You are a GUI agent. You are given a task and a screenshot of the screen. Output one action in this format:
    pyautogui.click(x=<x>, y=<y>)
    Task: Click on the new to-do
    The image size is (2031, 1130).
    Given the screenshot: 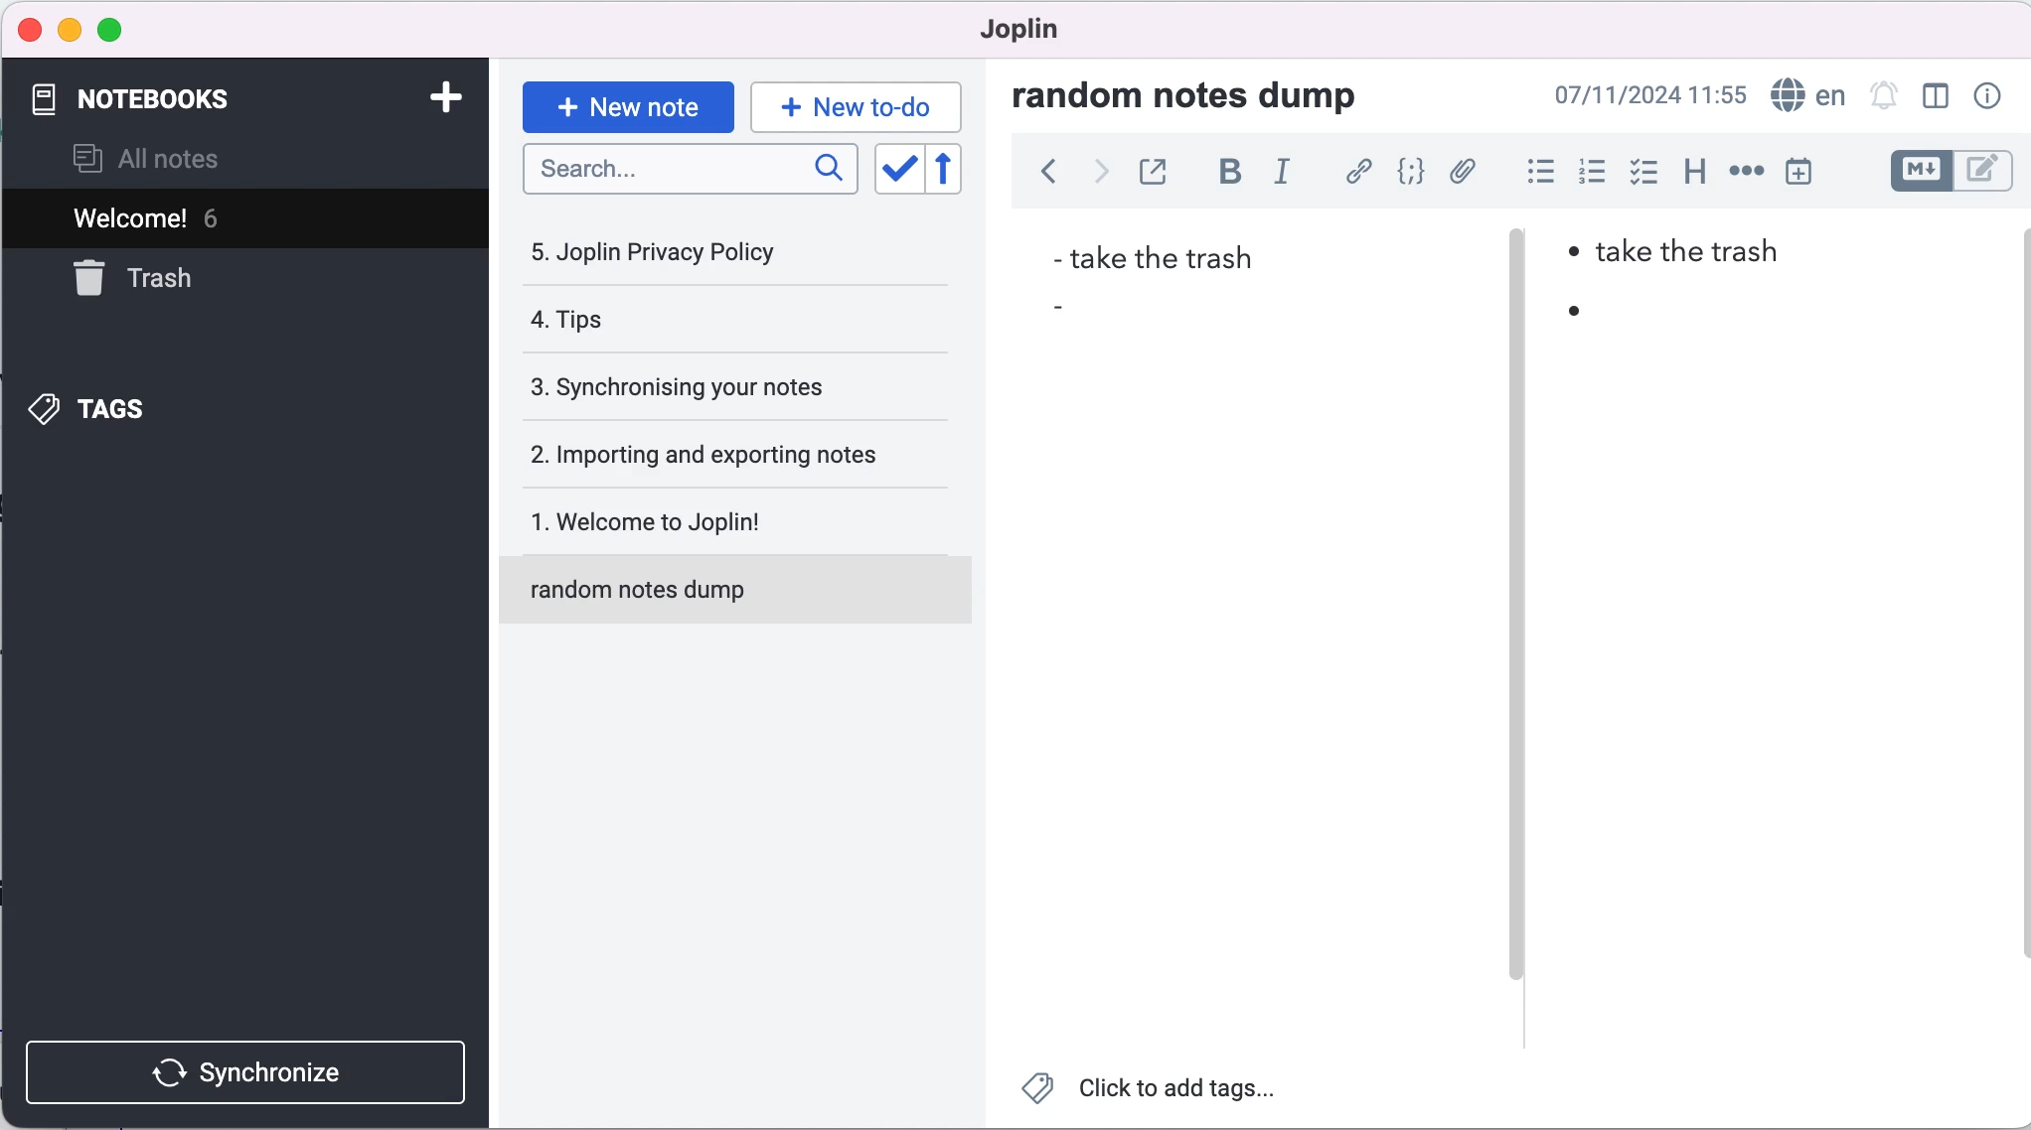 What is the action you would take?
    pyautogui.click(x=859, y=105)
    